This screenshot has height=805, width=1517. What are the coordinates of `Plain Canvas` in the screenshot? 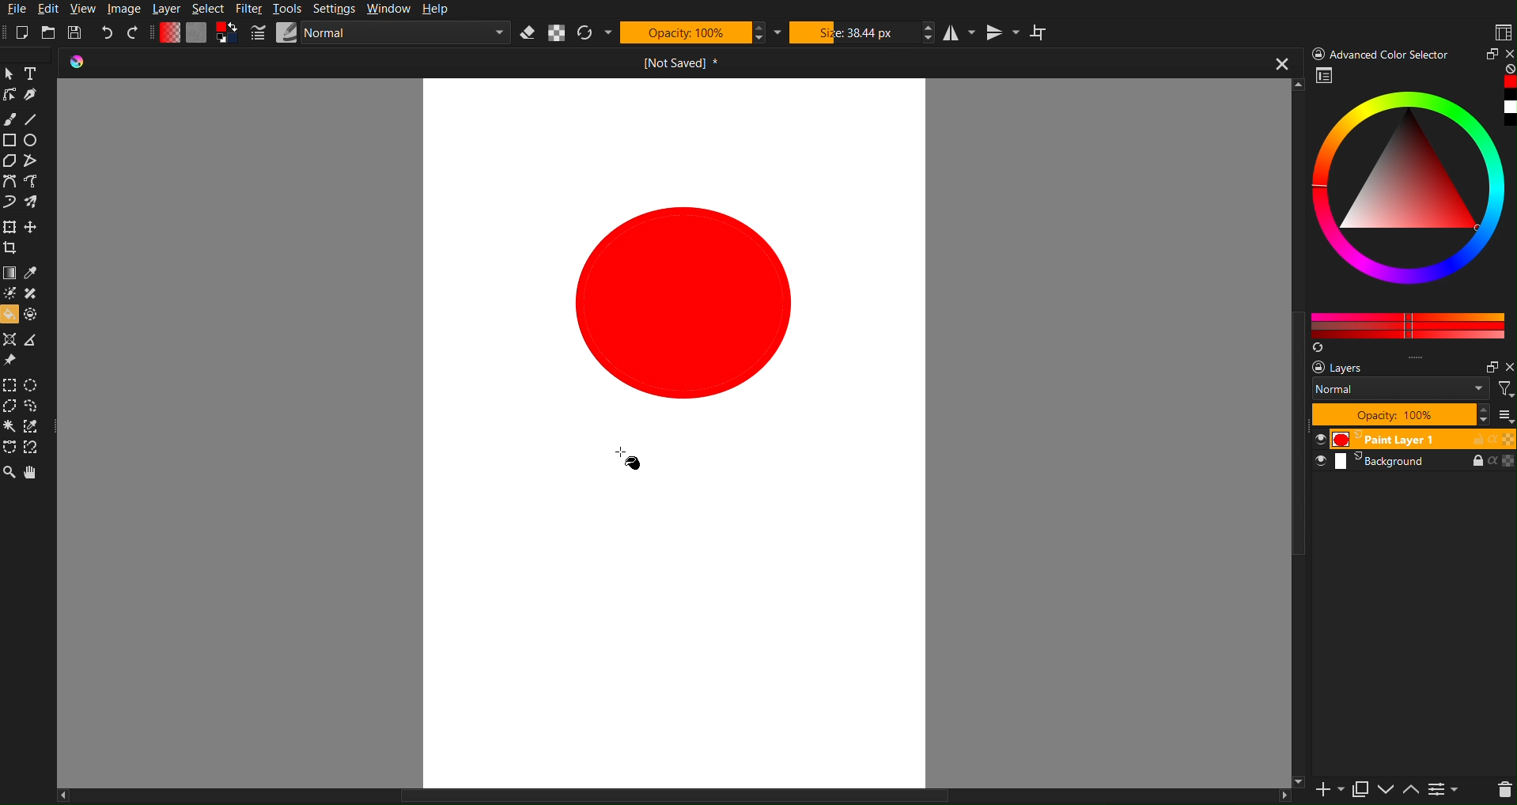 It's located at (196, 32).